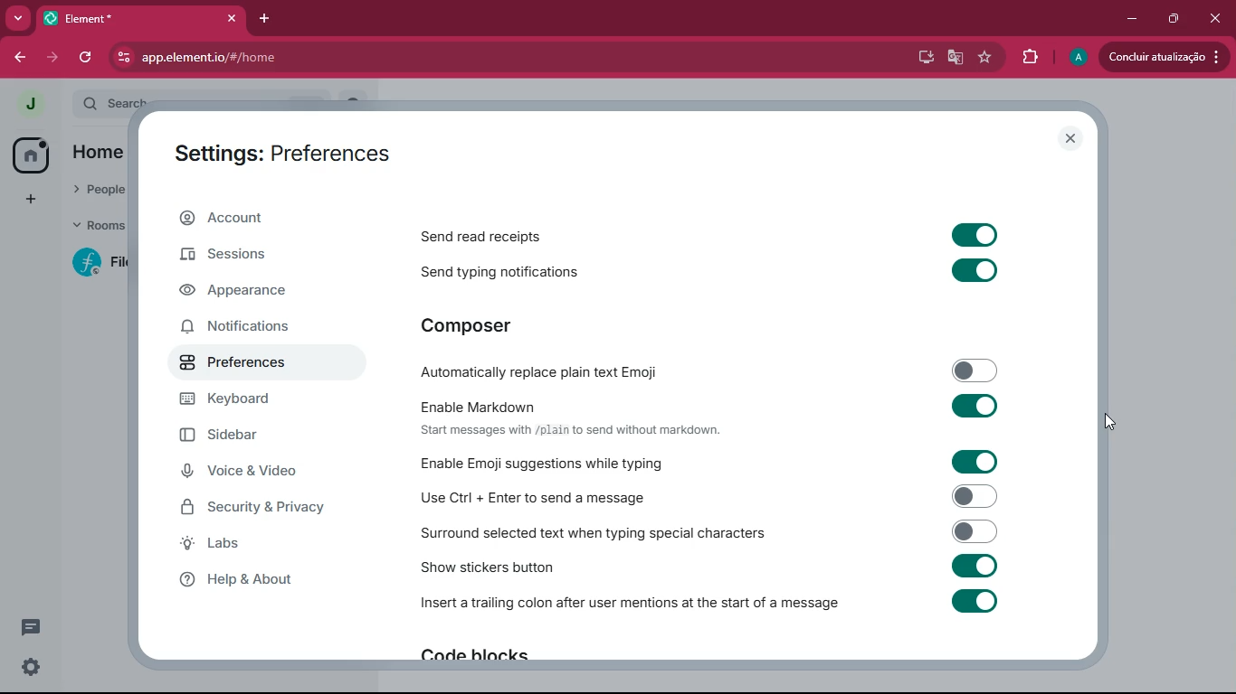 This screenshot has width=1236, height=694. What do you see at coordinates (330, 57) in the screenshot?
I see `app.element.io/#/home` at bounding box center [330, 57].